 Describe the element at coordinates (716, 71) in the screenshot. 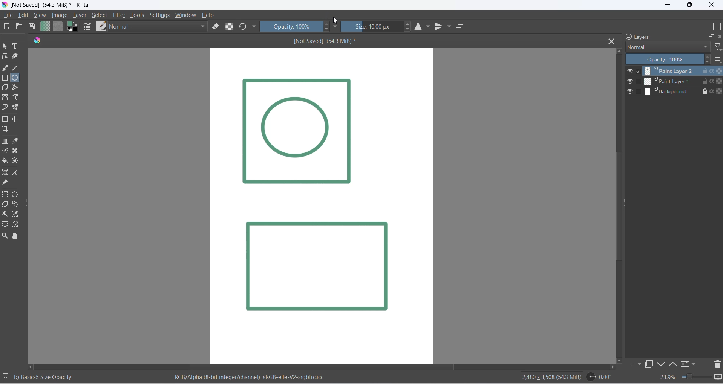

I see `preserve alpha` at that location.